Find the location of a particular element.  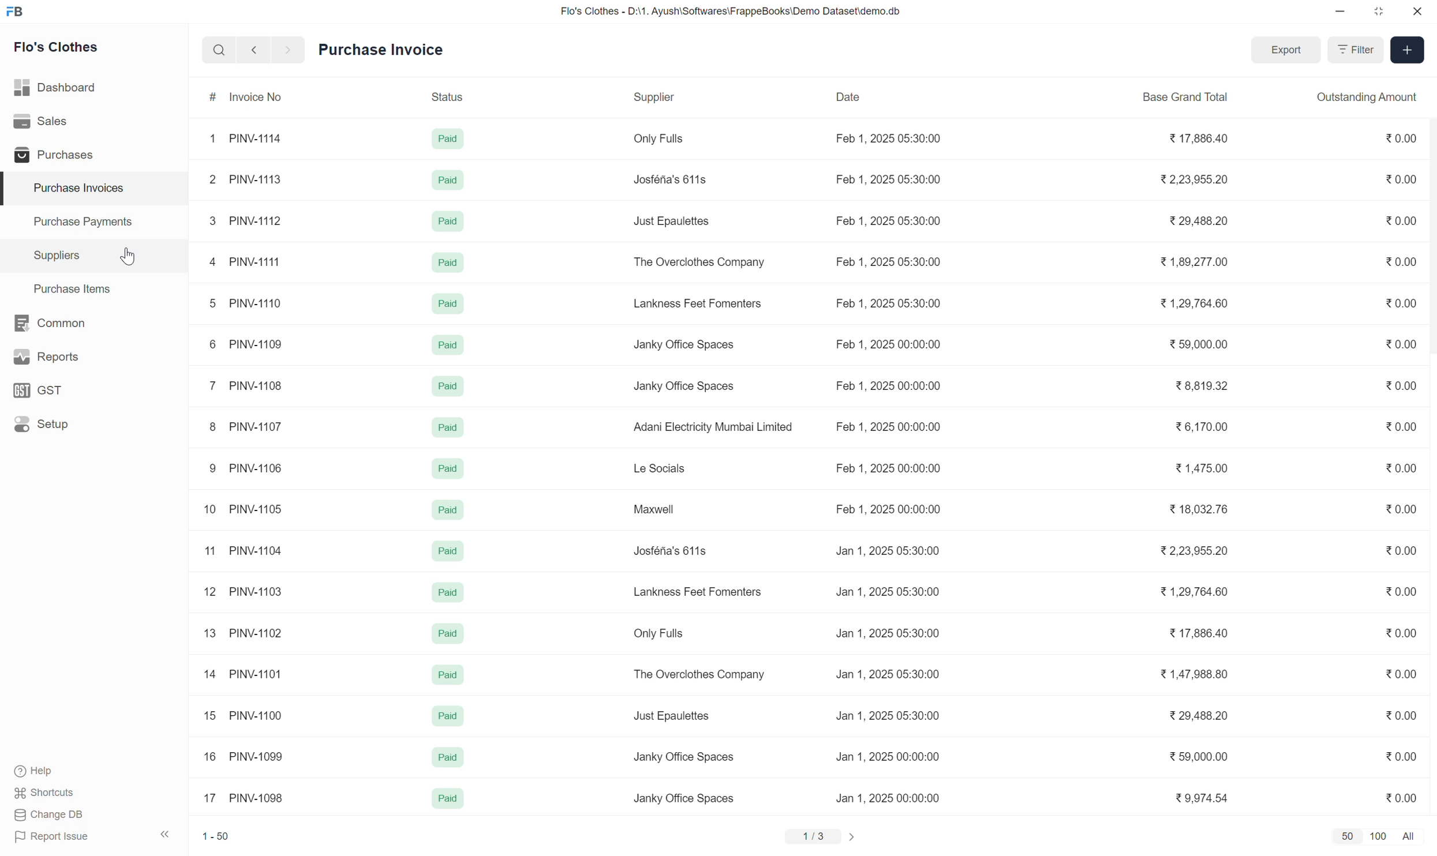

1,47,988.80 is located at coordinates (1193, 673).